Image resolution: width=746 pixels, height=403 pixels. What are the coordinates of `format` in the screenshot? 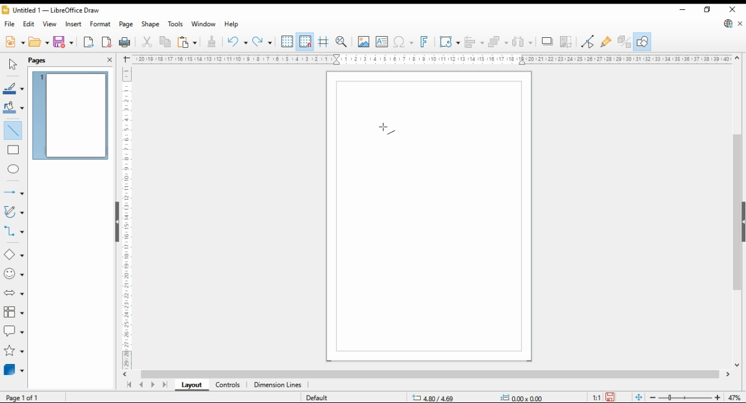 It's located at (101, 24).